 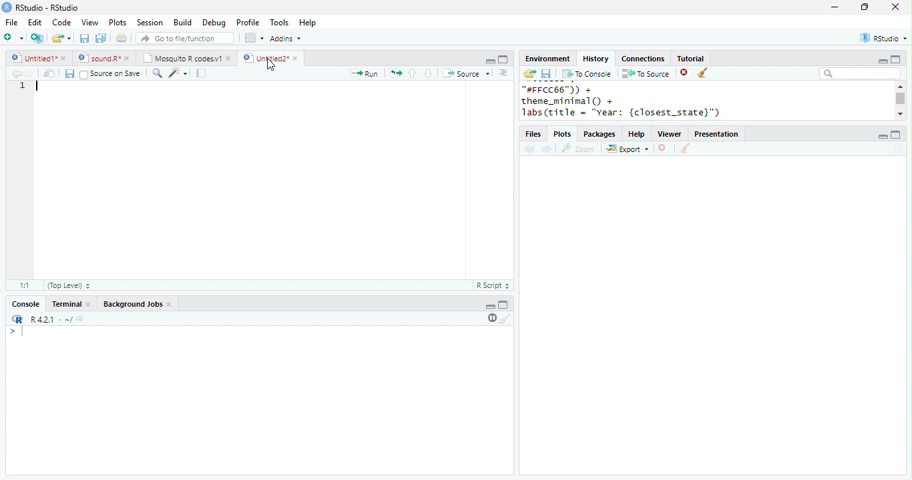 What do you see at coordinates (178, 73) in the screenshot?
I see `code tools` at bounding box center [178, 73].